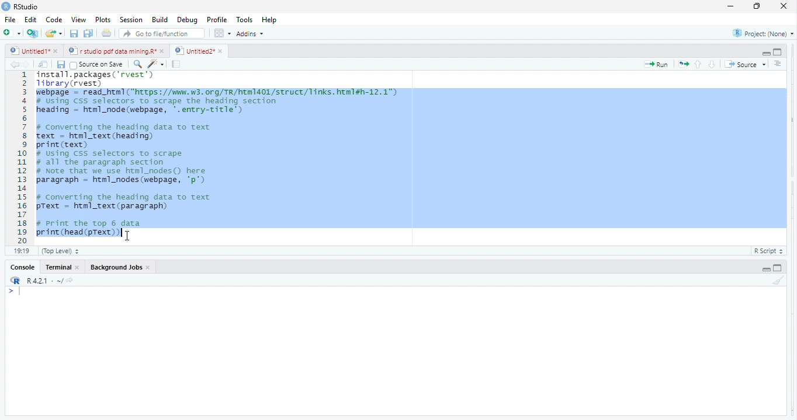 This screenshot has height=420, width=797. Describe the element at coordinates (57, 52) in the screenshot. I see `close` at that location.